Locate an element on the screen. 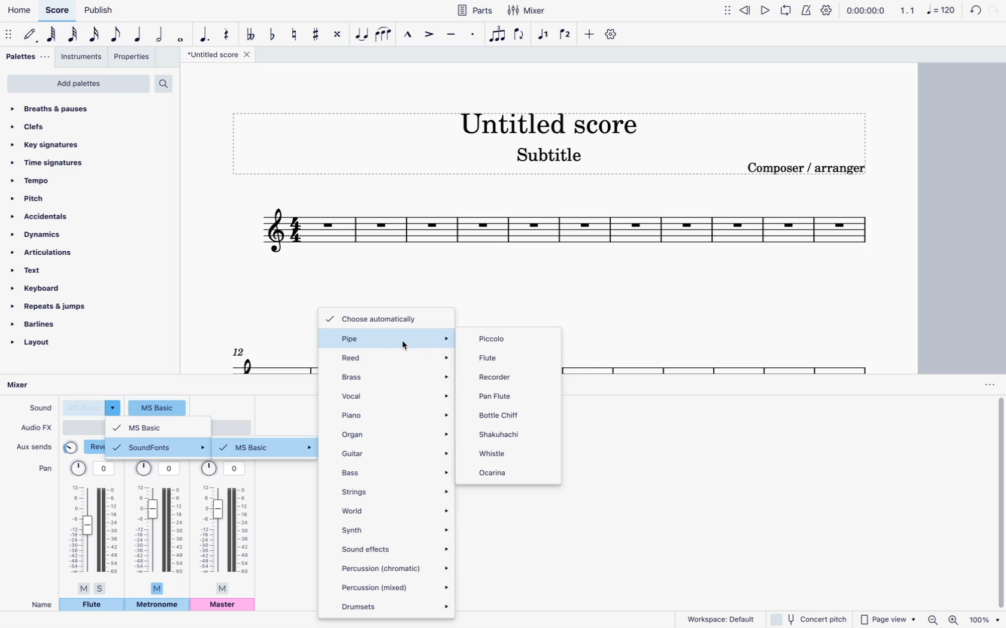  text is located at coordinates (44, 272).